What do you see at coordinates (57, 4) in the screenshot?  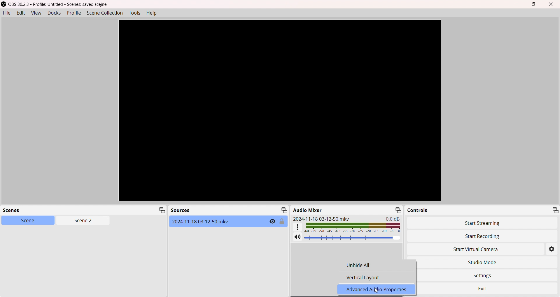 I see `OBS Studio` at bounding box center [57, 4].